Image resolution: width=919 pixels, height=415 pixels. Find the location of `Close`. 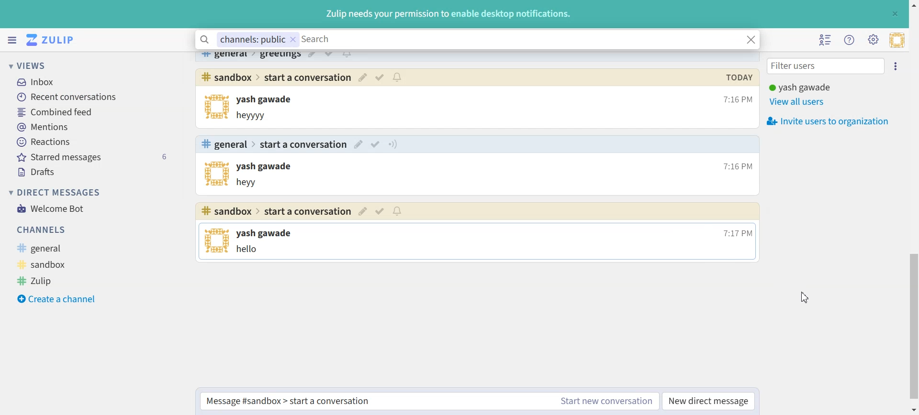

Close is located at coordinates (751, 39).